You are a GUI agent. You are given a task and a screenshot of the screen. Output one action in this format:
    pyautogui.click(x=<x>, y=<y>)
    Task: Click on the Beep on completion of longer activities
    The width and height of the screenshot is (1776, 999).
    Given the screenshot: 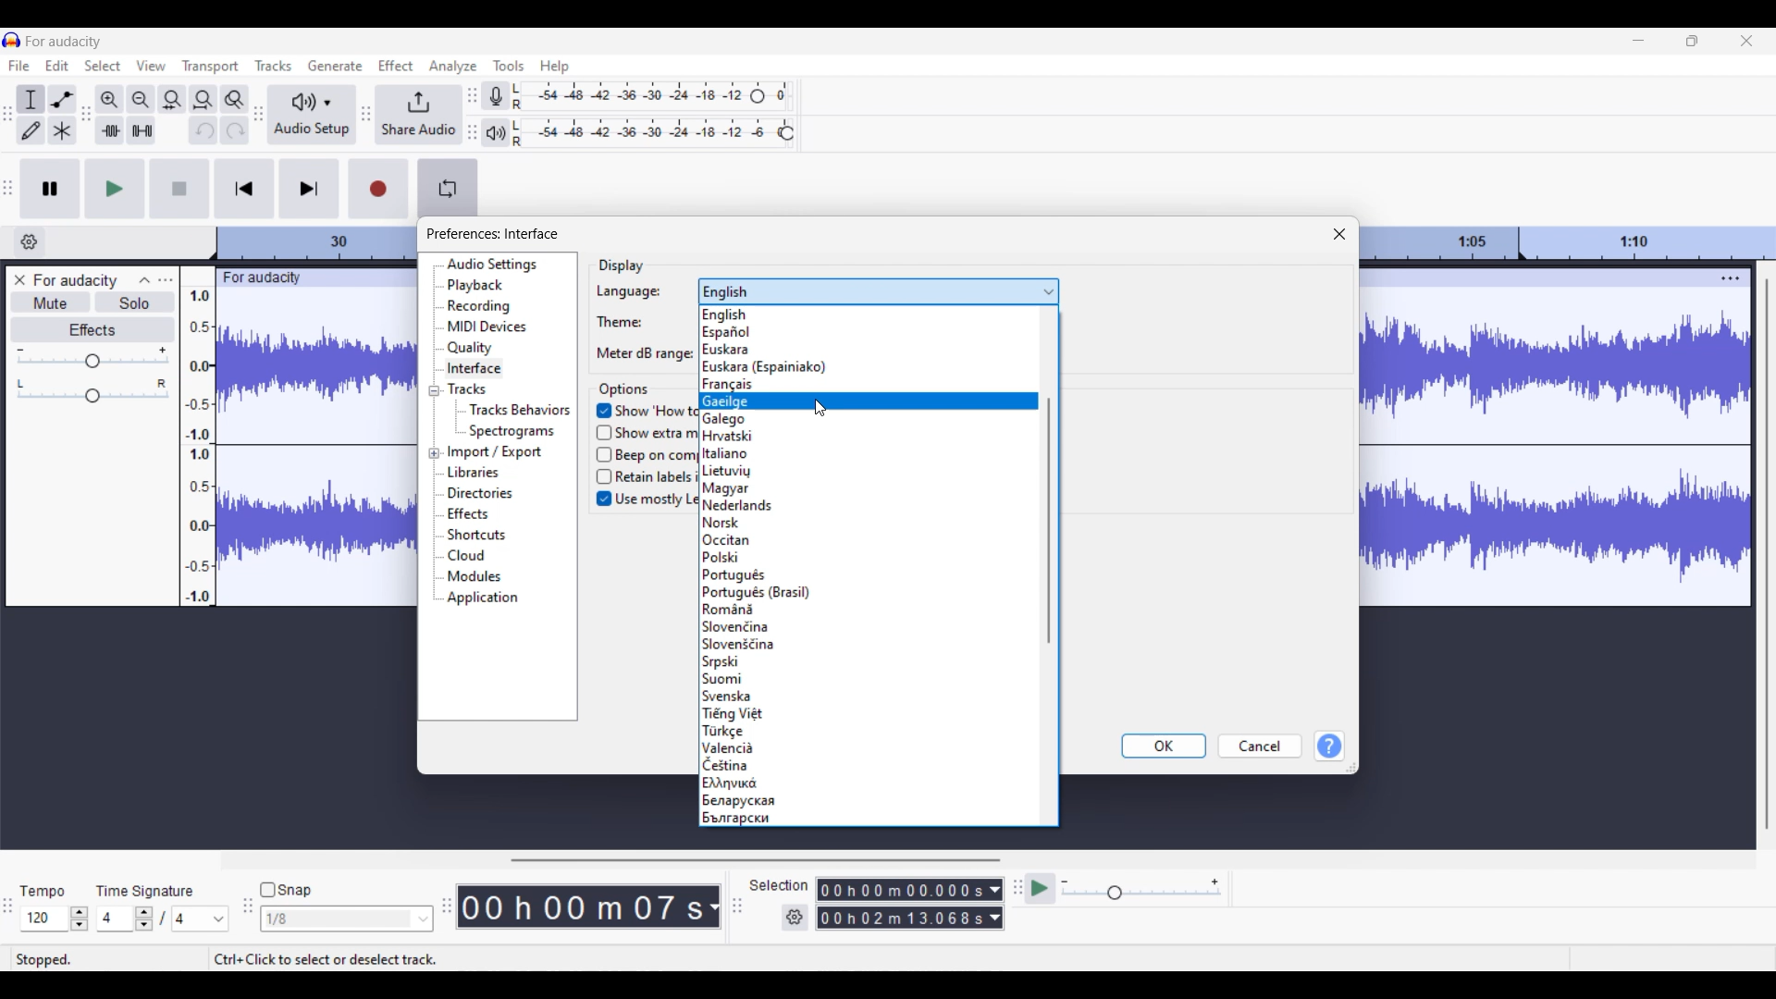 What is the action you would take?
    pyautogui.click(x=641, y=456)
    